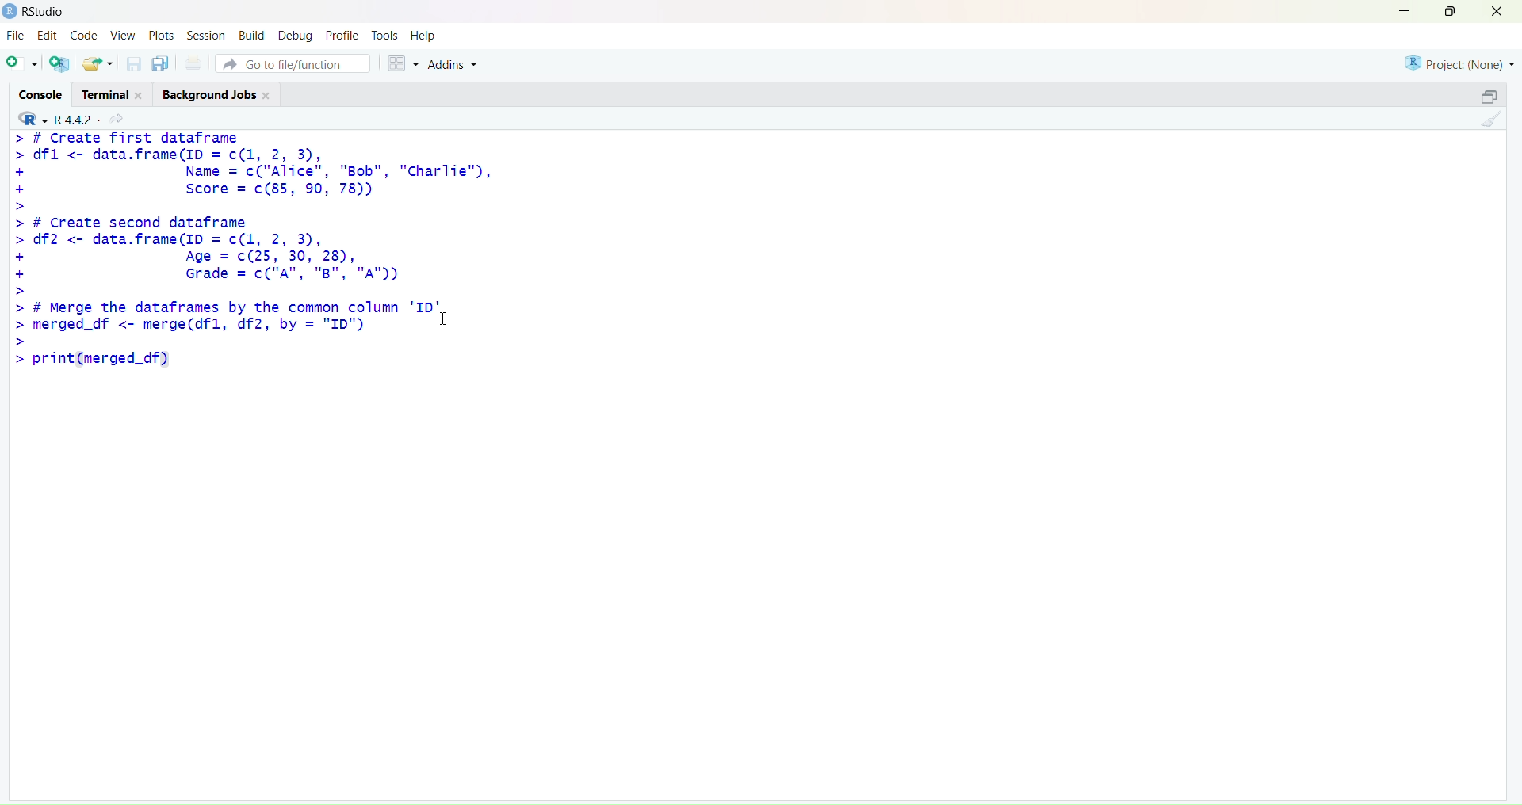 This screenshot has height=805, width=1522. I want to click on maximize, so click(1489, 94).